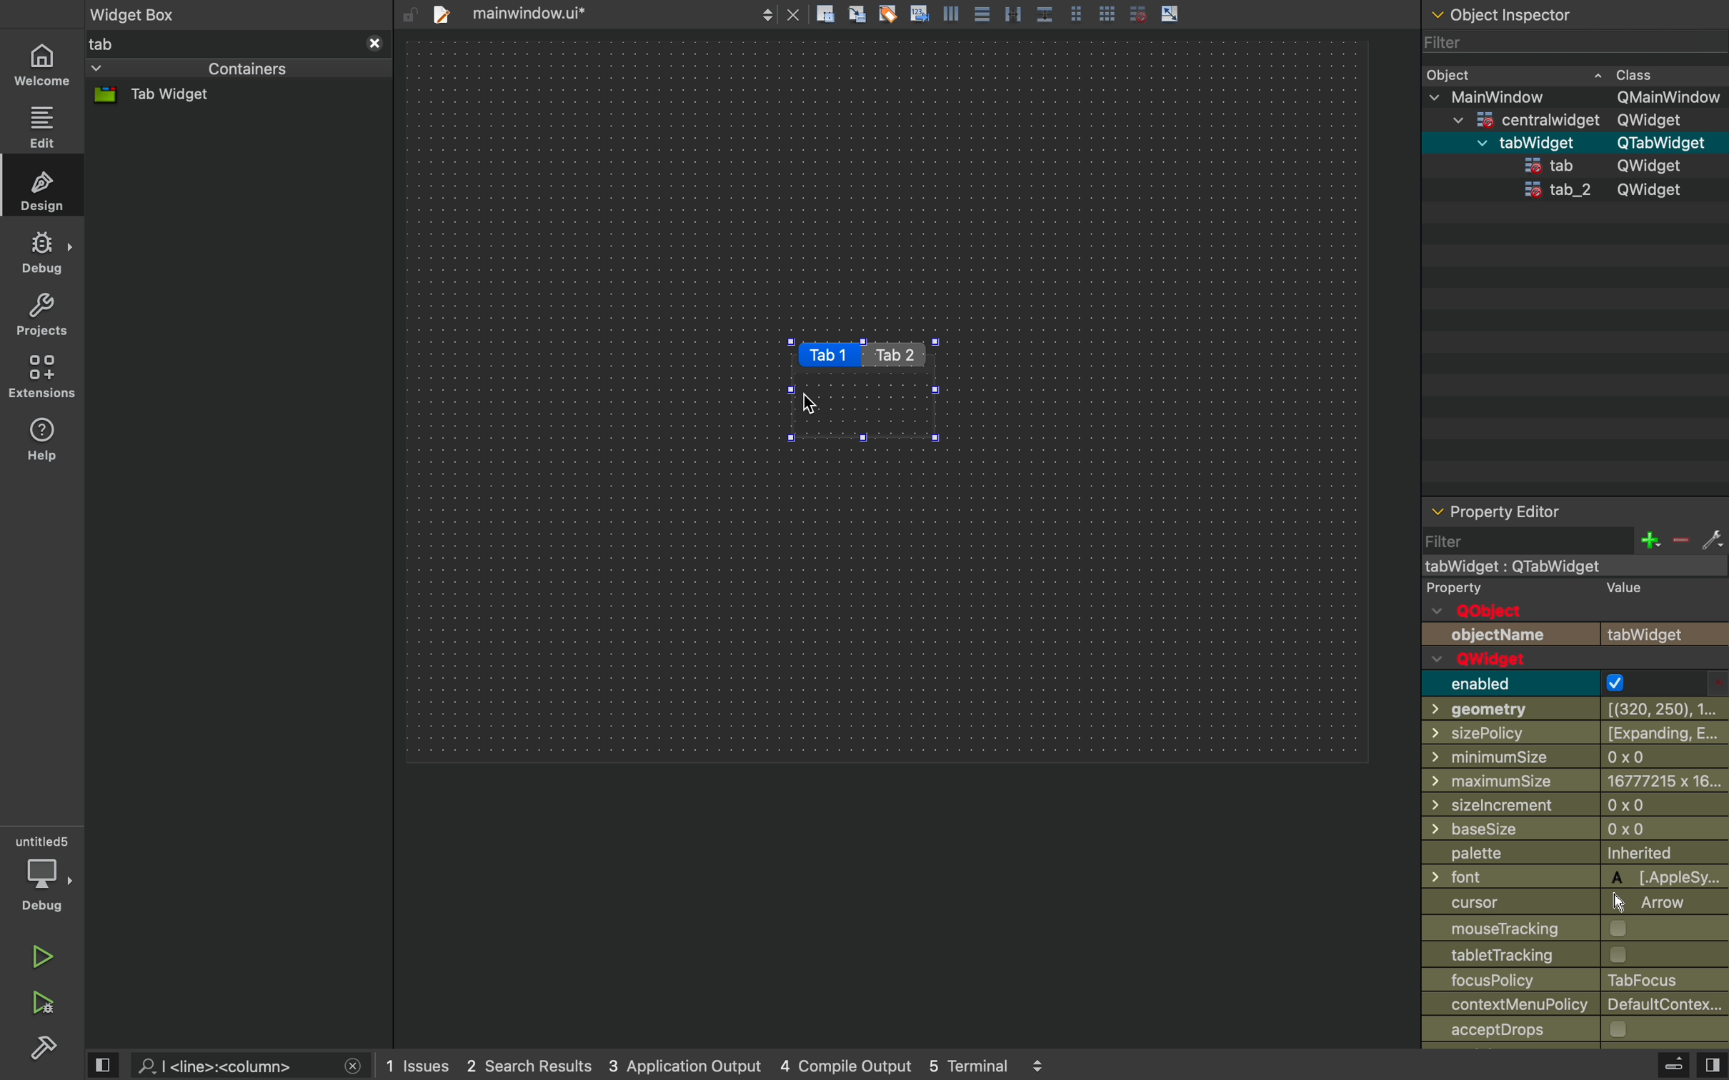  Describe the element at coordinates (1577, 832) in the screenshot. I see `basesize` at that location.